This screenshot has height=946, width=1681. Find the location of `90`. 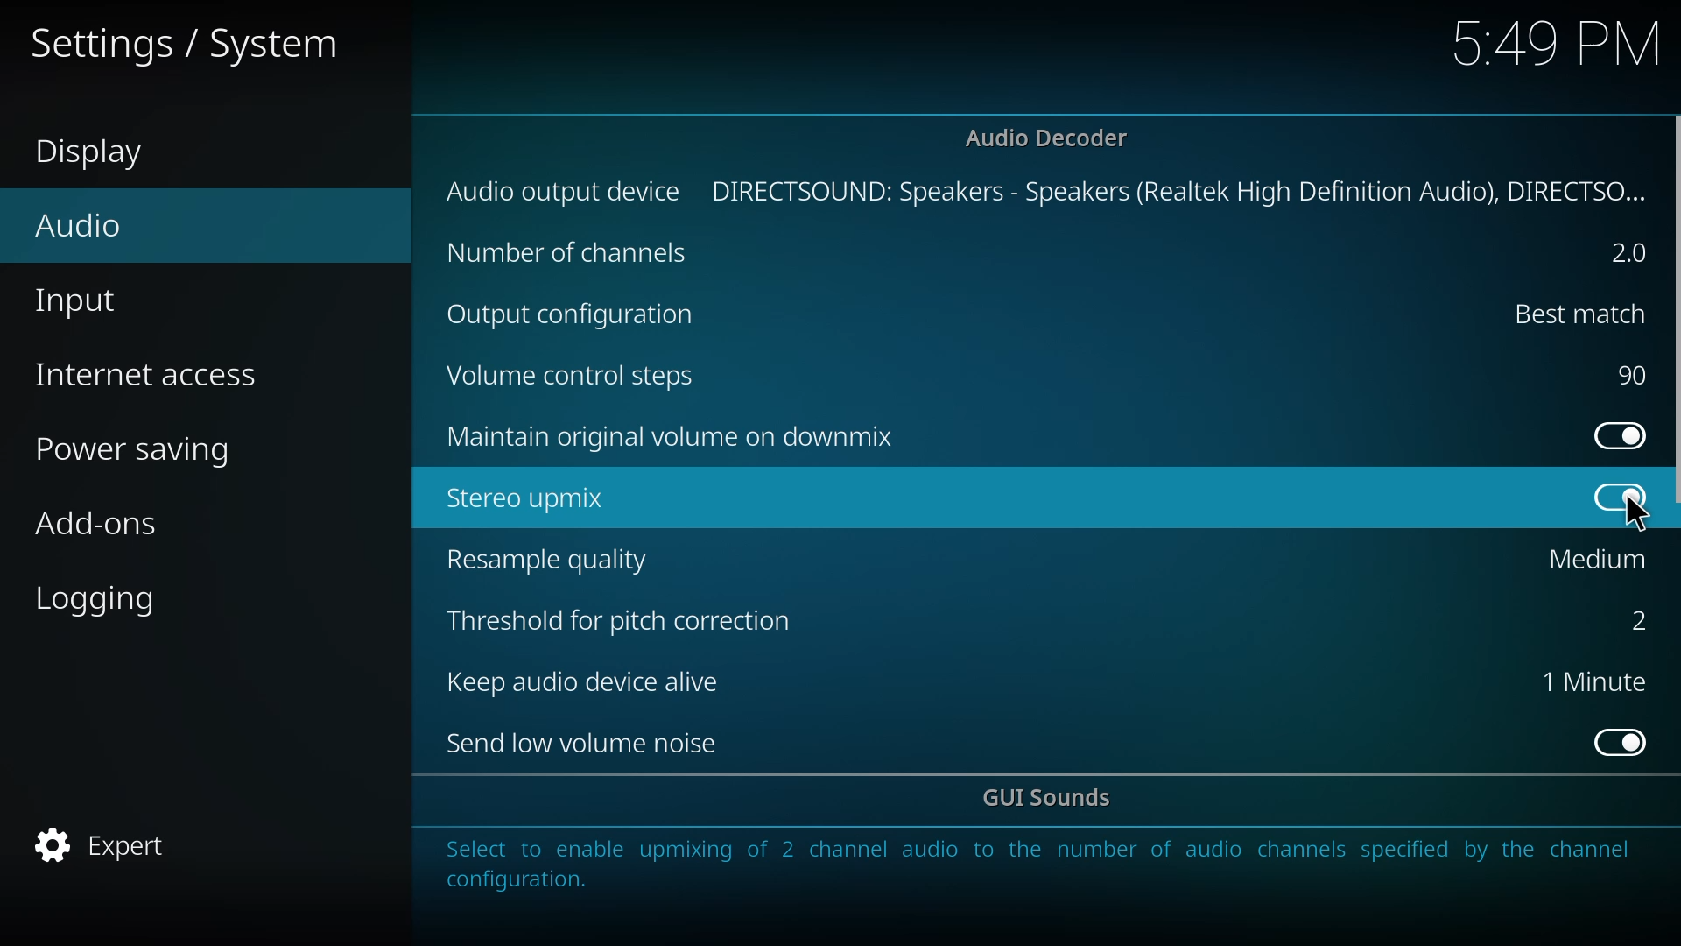

90 is located at coordinates (1635, 375).